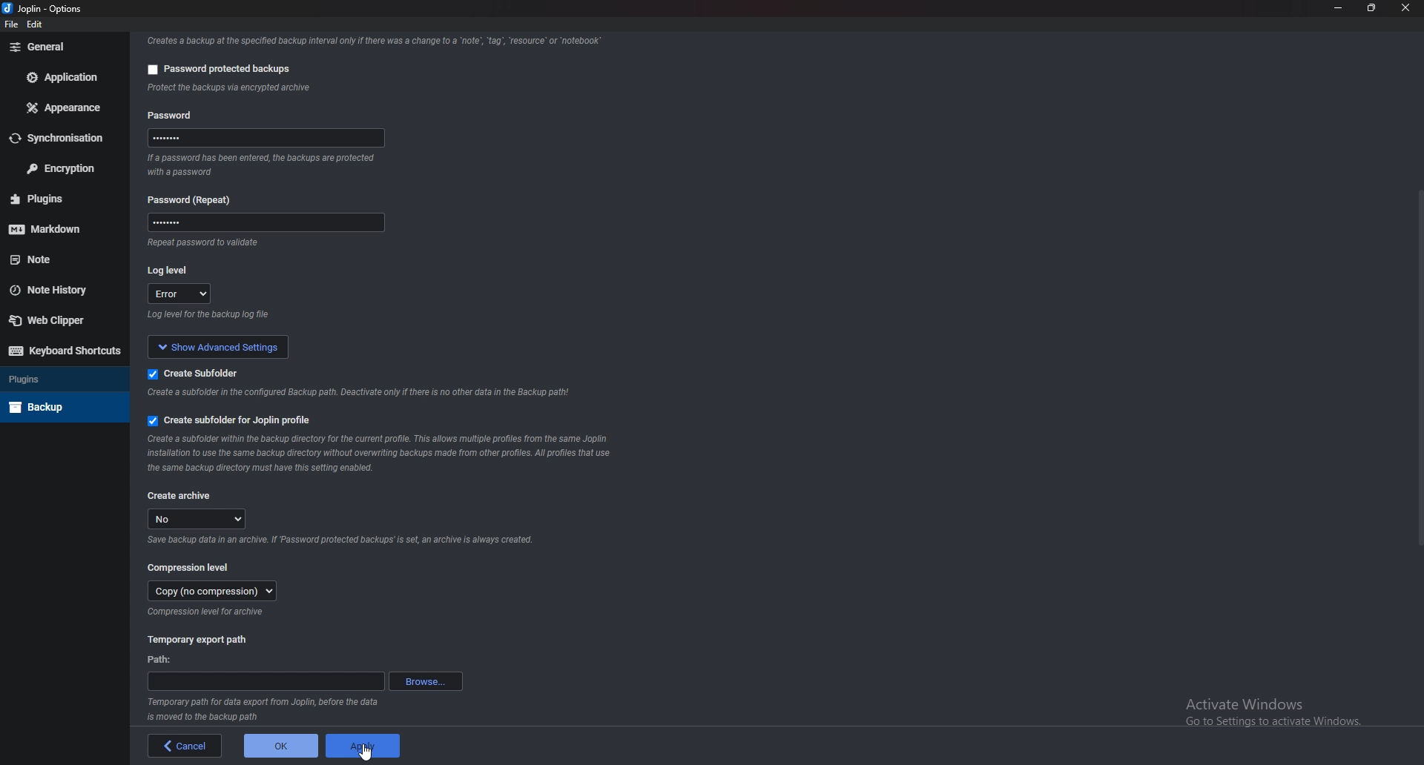 This screenshot has height=765, width=1424. What do you see at coordinates (210, 593) in the screenshot?
I see `copy (no compression)` at bounding box center [210, 593].